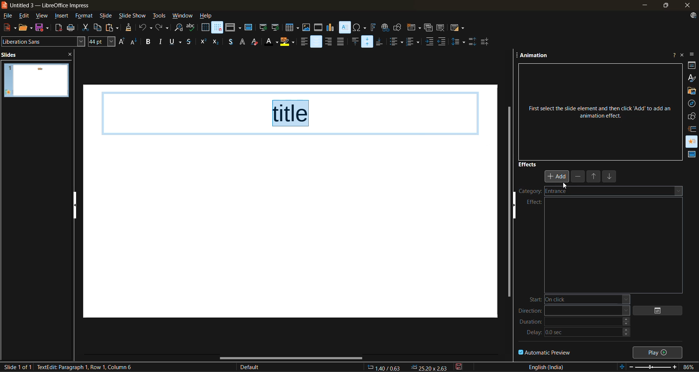 This screenshot has width=699, height=372. I want to click on insert special characterss, so click(360, 27).